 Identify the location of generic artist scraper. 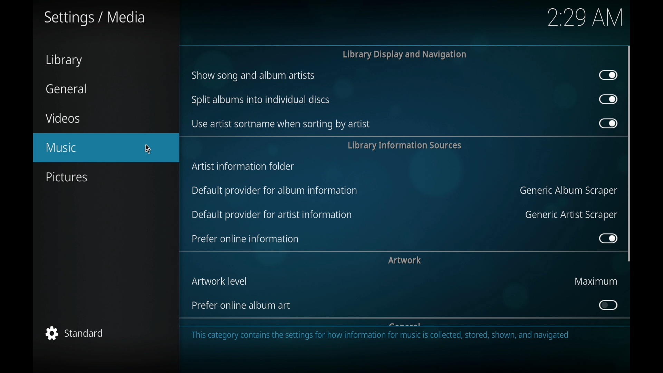
(570, 215).